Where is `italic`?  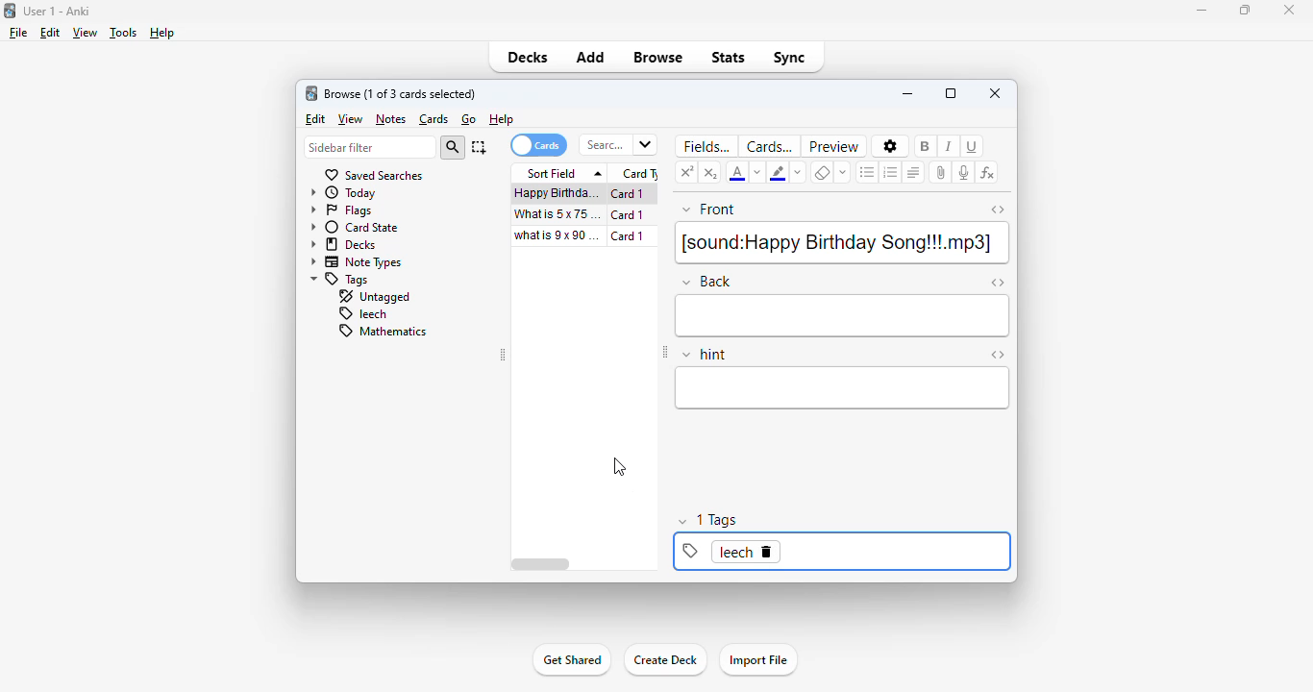
italic is located at coordinates (949, 145).